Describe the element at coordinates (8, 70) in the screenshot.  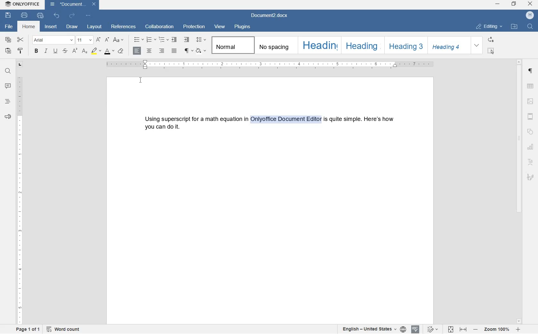
I see `find` at that location.